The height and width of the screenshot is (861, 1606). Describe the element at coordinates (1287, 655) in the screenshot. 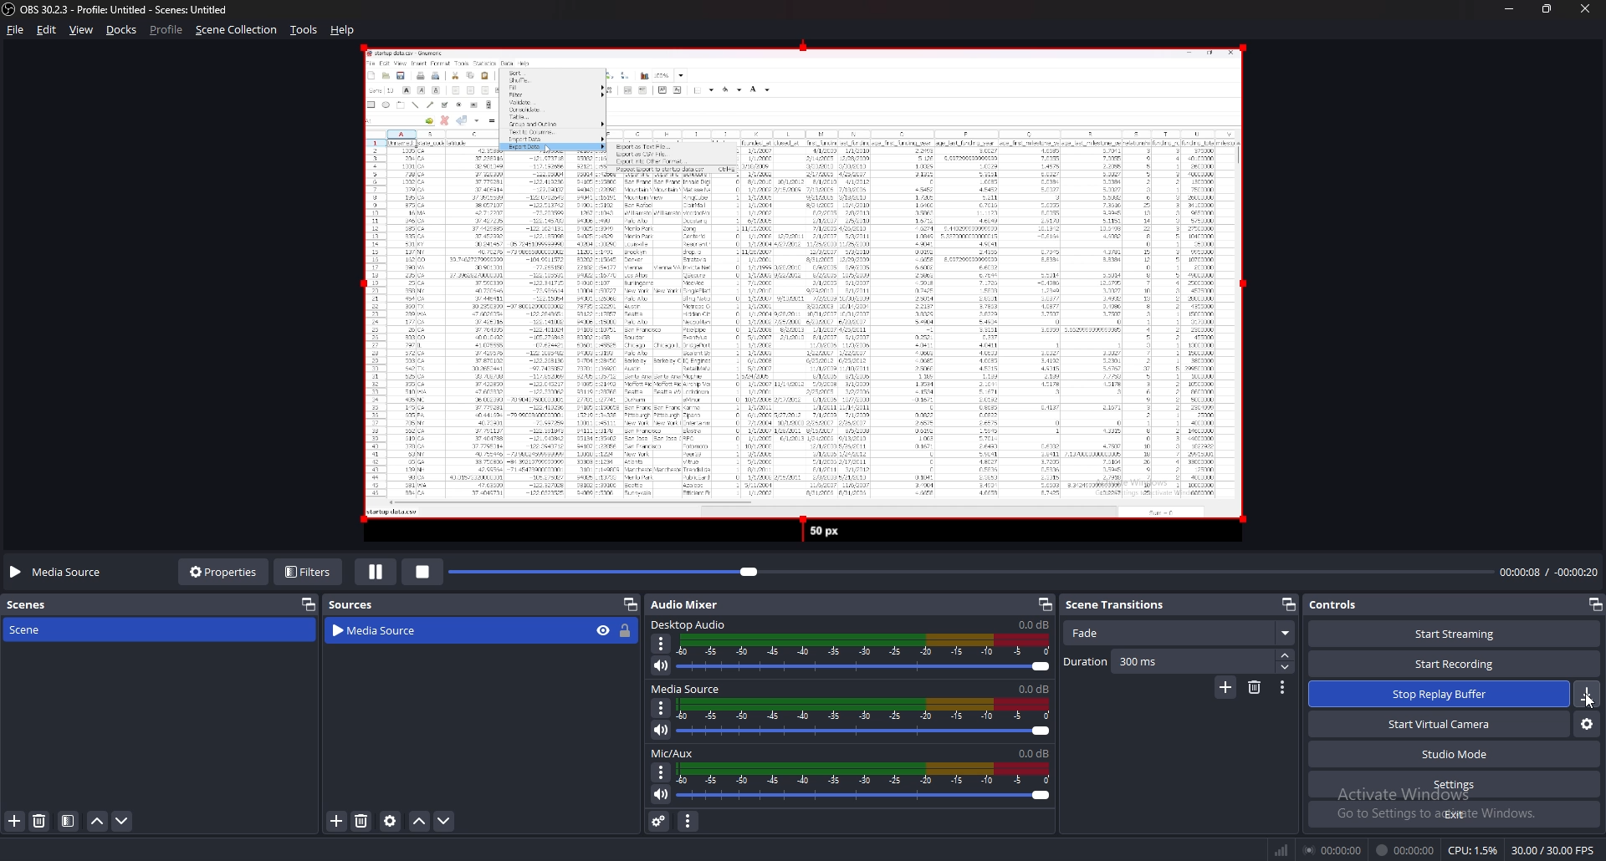

I see `increase duration` at that location.